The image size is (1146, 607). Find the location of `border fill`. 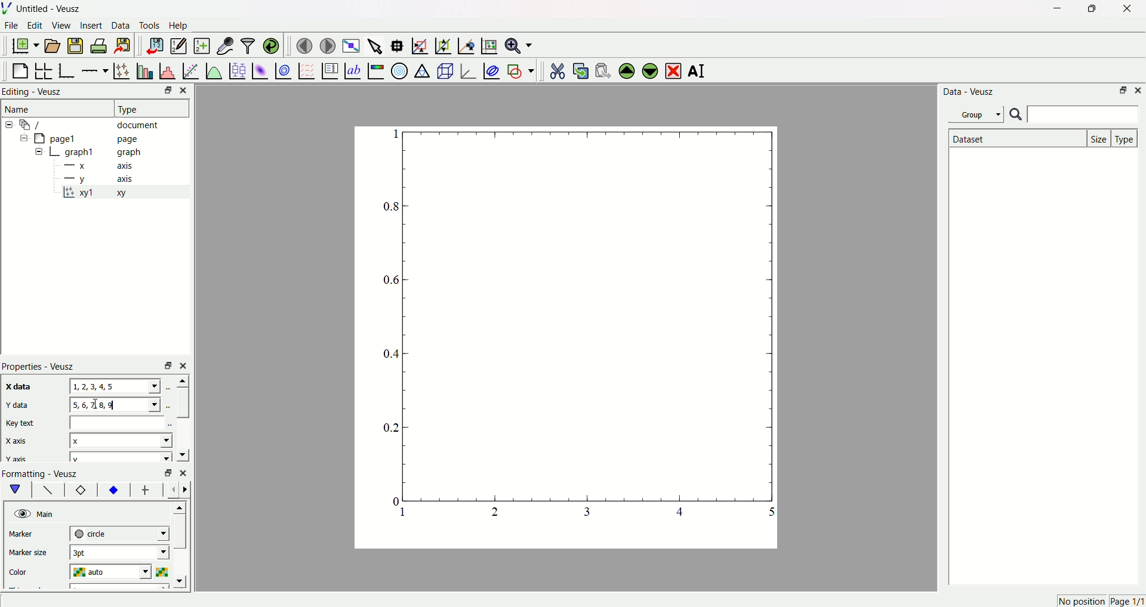

border fill is located at coordinates (113, 490).